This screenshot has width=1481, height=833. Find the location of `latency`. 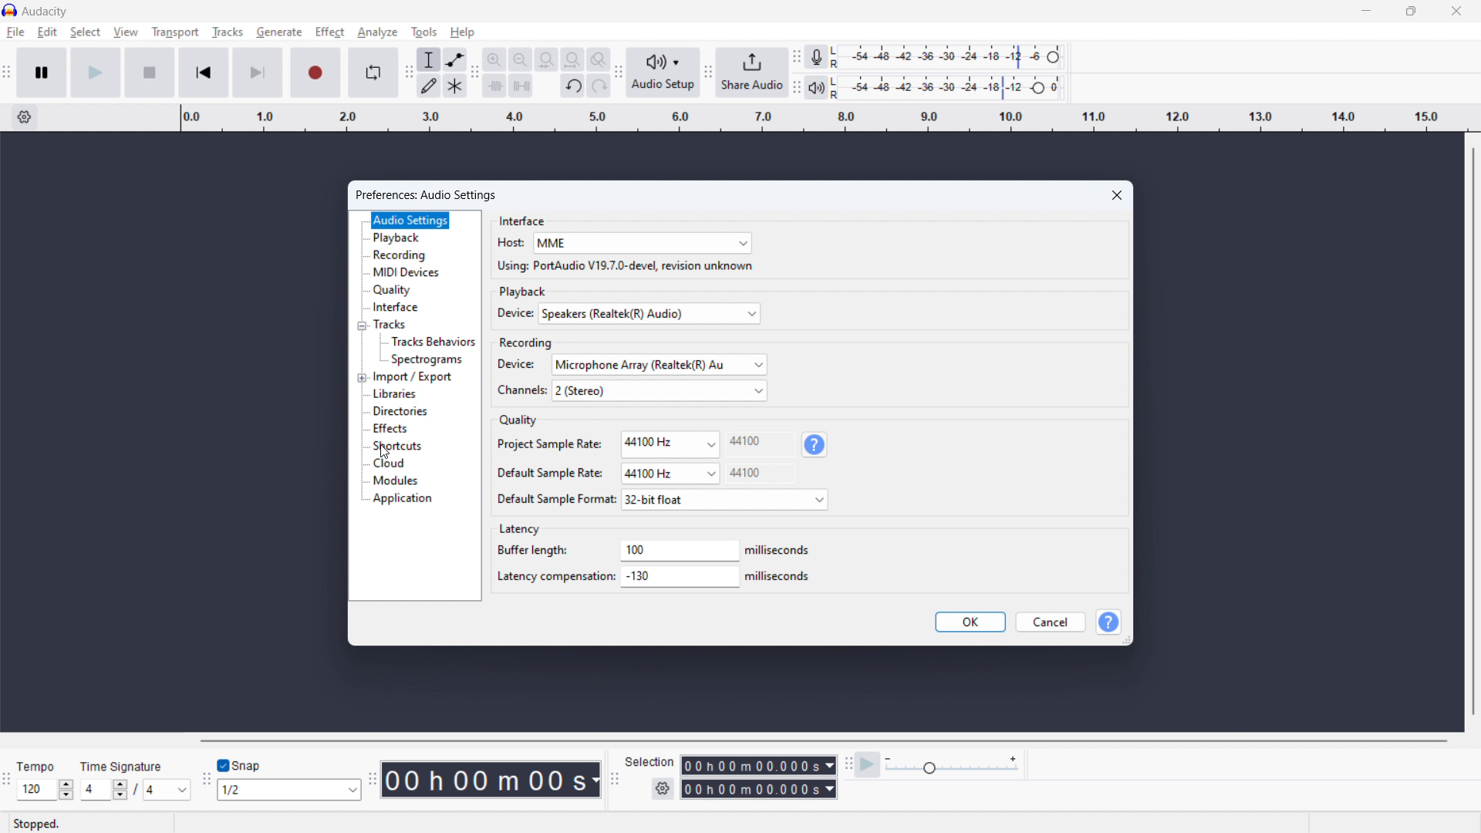

latency is located at coordinates (521, 530).